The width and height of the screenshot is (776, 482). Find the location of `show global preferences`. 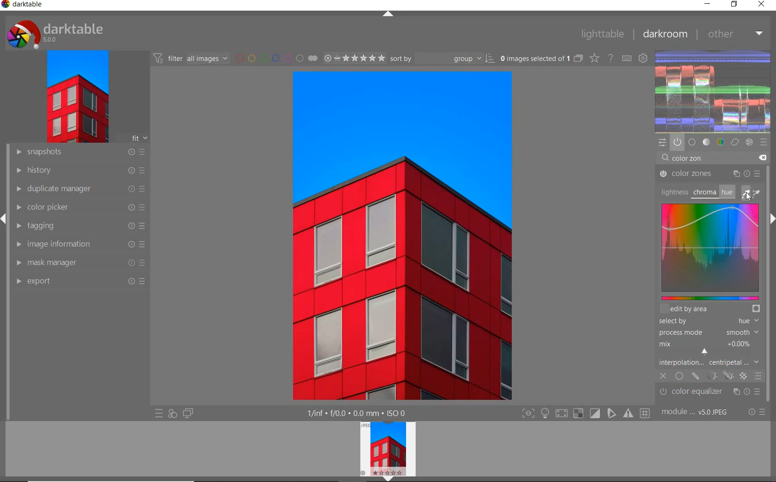

show global preferences is located at coordinates (644, 59).